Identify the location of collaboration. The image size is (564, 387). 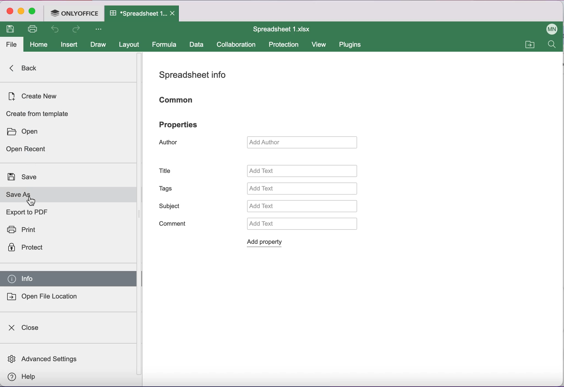
(239, 44).